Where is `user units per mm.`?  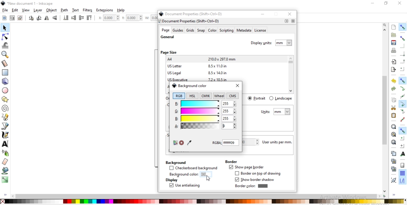 user units per mm. is located at coordinates (279, 142).